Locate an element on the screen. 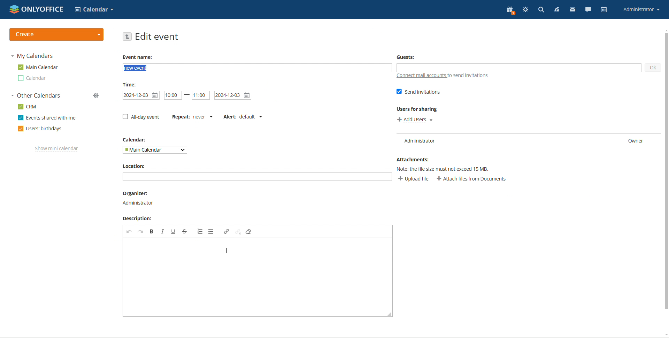 The image size is (669, 338). add location is located at coordinates (257, 177).